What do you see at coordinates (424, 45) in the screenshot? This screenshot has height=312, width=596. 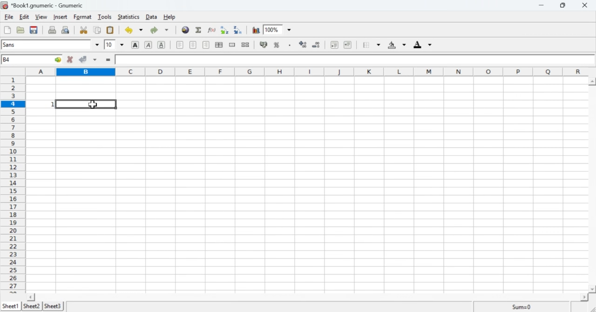 I see `Foreground` at bounding box center [424, 45].